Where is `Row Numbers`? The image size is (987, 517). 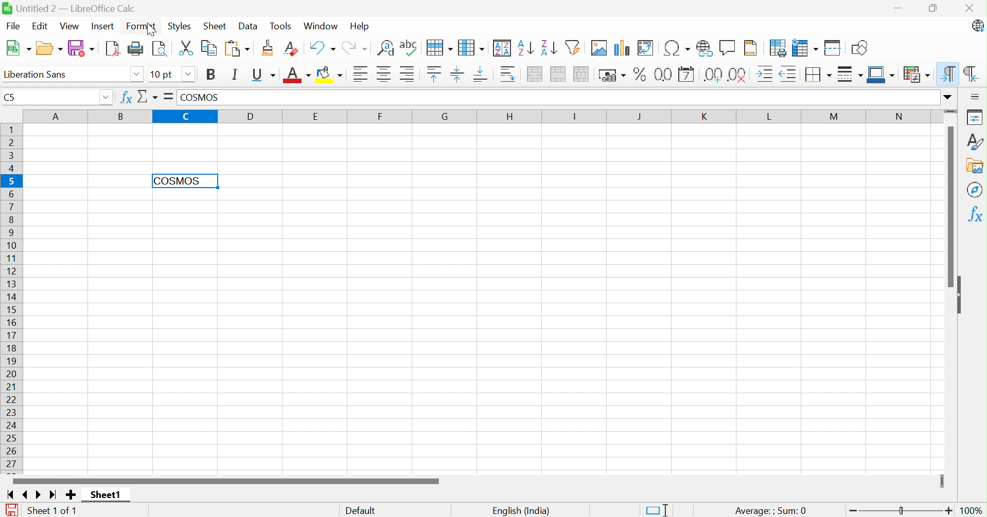
Row Numbers is located at coordinates (13, 297).